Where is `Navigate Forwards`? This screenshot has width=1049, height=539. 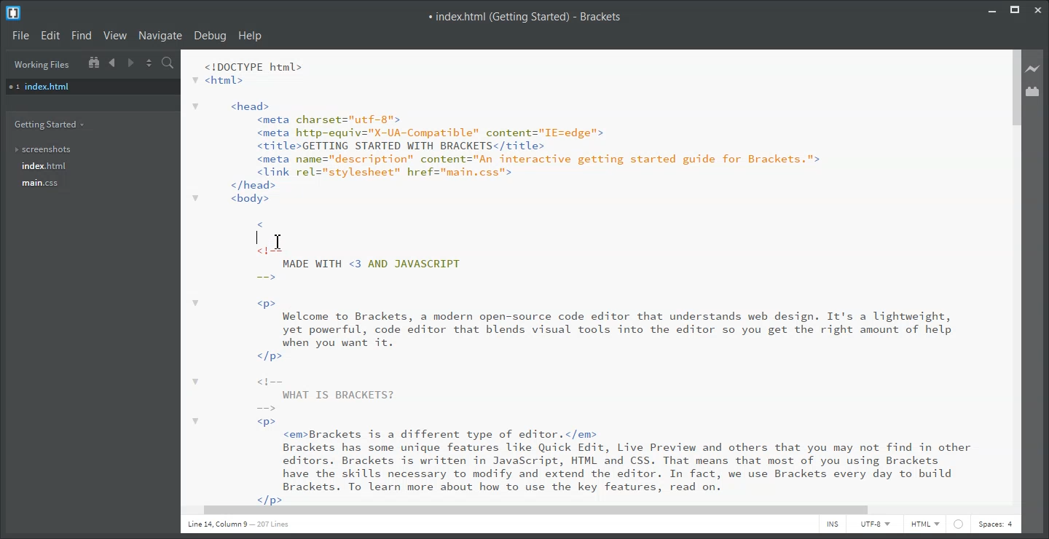 Navigate Forwards is located at coordinates (131, 63).